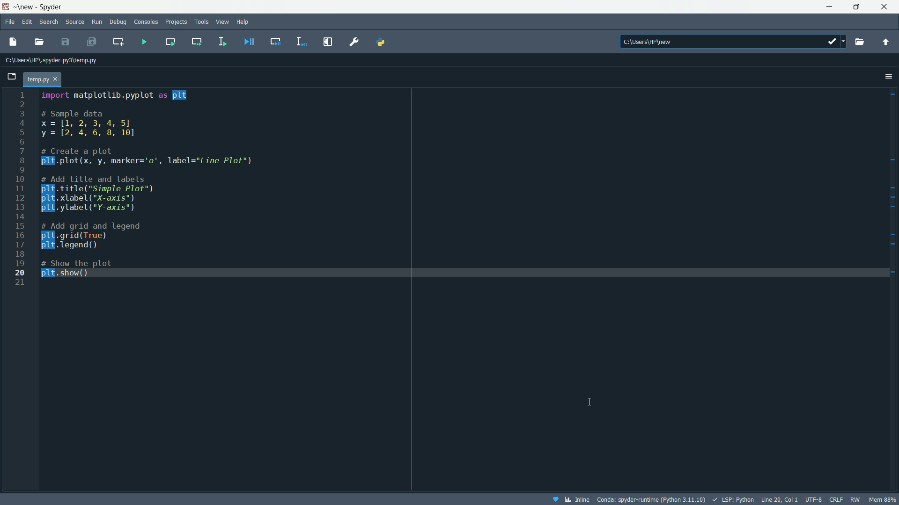  Describe the element at coordinates (302, 42) in the screenshot. I see `debug selection` at that location.